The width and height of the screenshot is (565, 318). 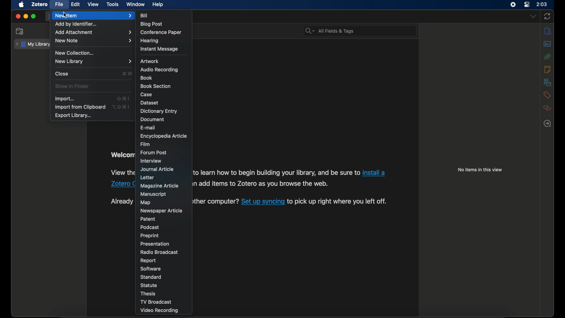 I want to click on film, so click(x=145, y=144).